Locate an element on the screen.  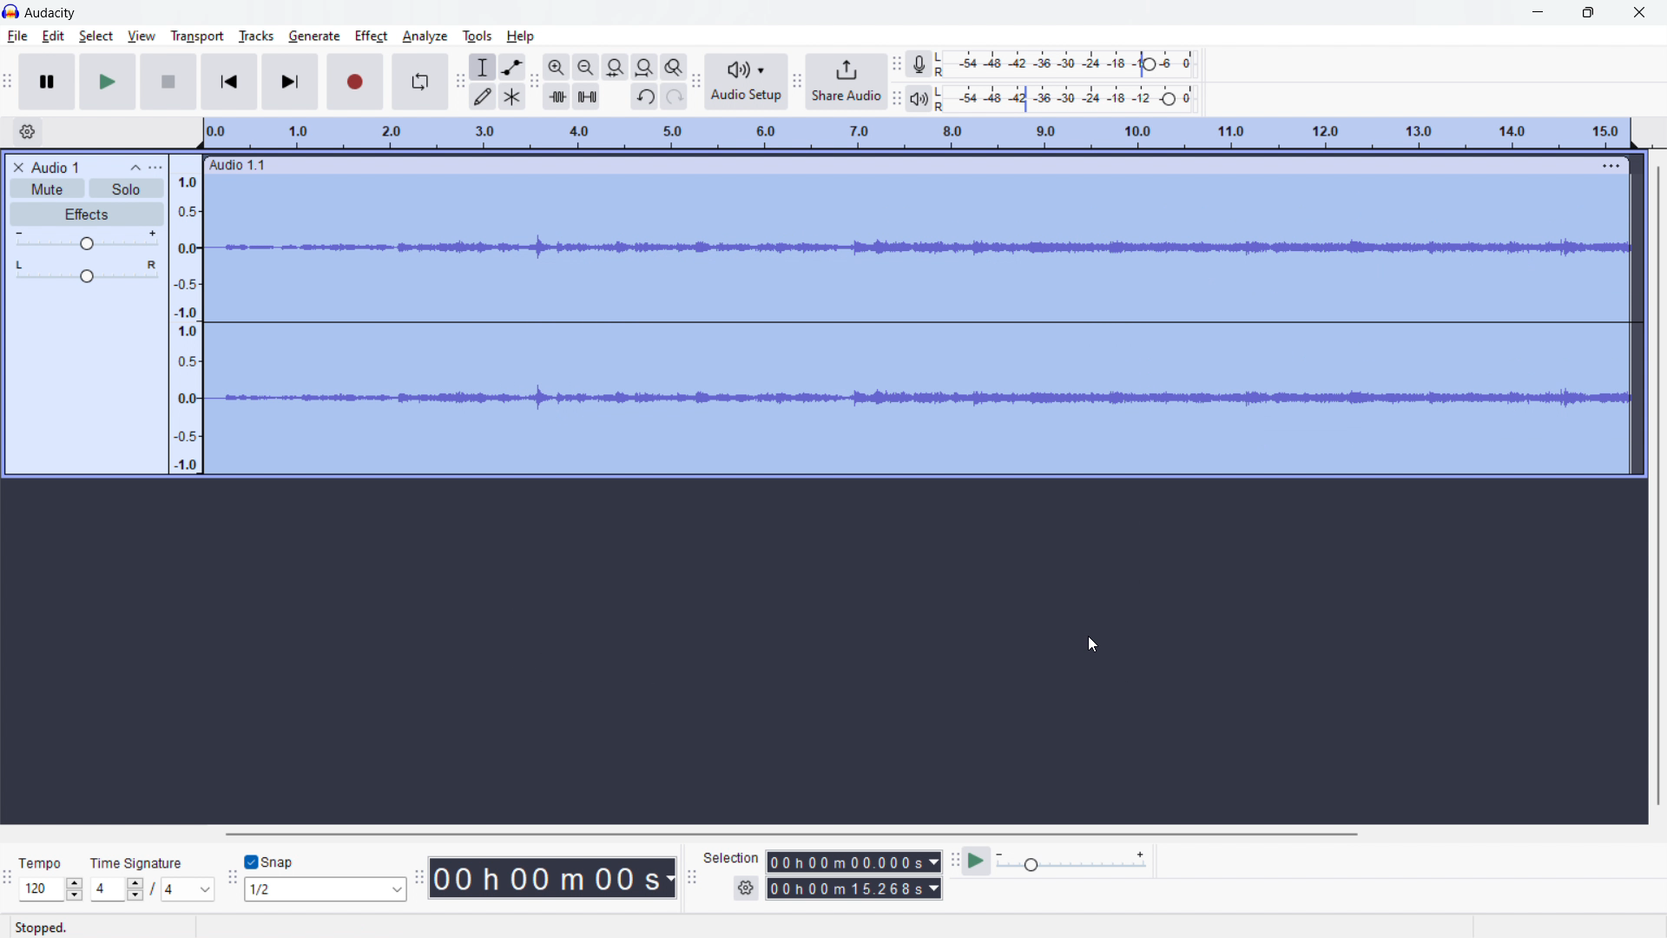
cursor is located at coordinates (1087, 644).